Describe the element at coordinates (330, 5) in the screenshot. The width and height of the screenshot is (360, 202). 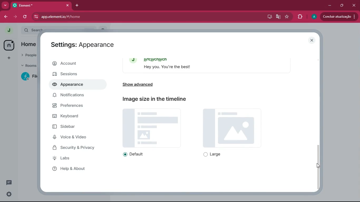
I see `minimize` at that location.